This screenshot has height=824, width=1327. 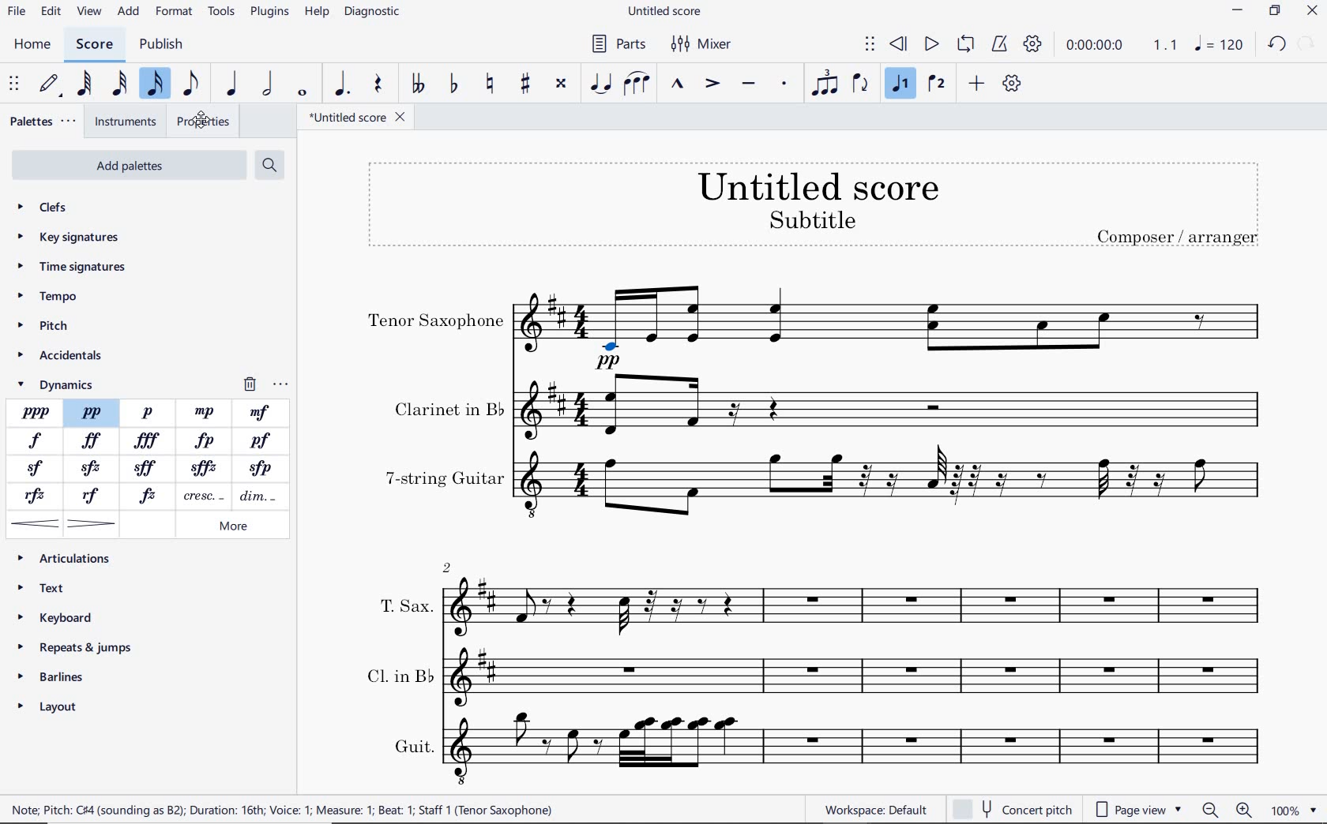 I want to click on time signatures, so click(x=74, y=265).